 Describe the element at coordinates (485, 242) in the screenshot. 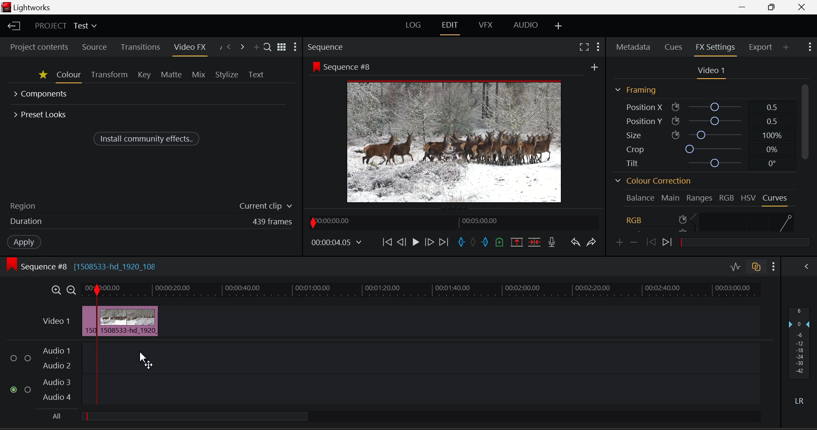

I see `Mark Out` at that location.